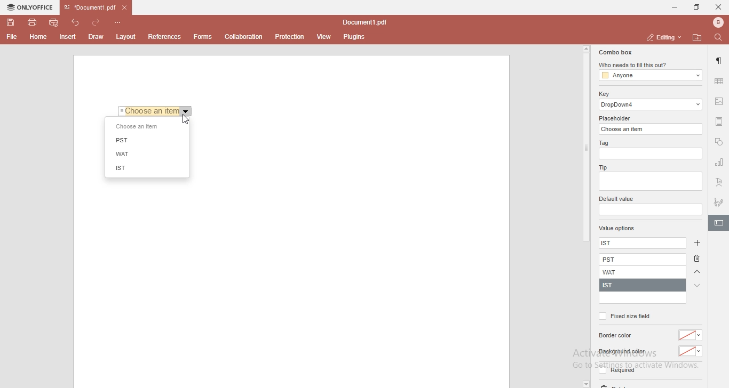  Describe the element at coordinates (128, 37) in the screenshot. I see `layout` at that location.